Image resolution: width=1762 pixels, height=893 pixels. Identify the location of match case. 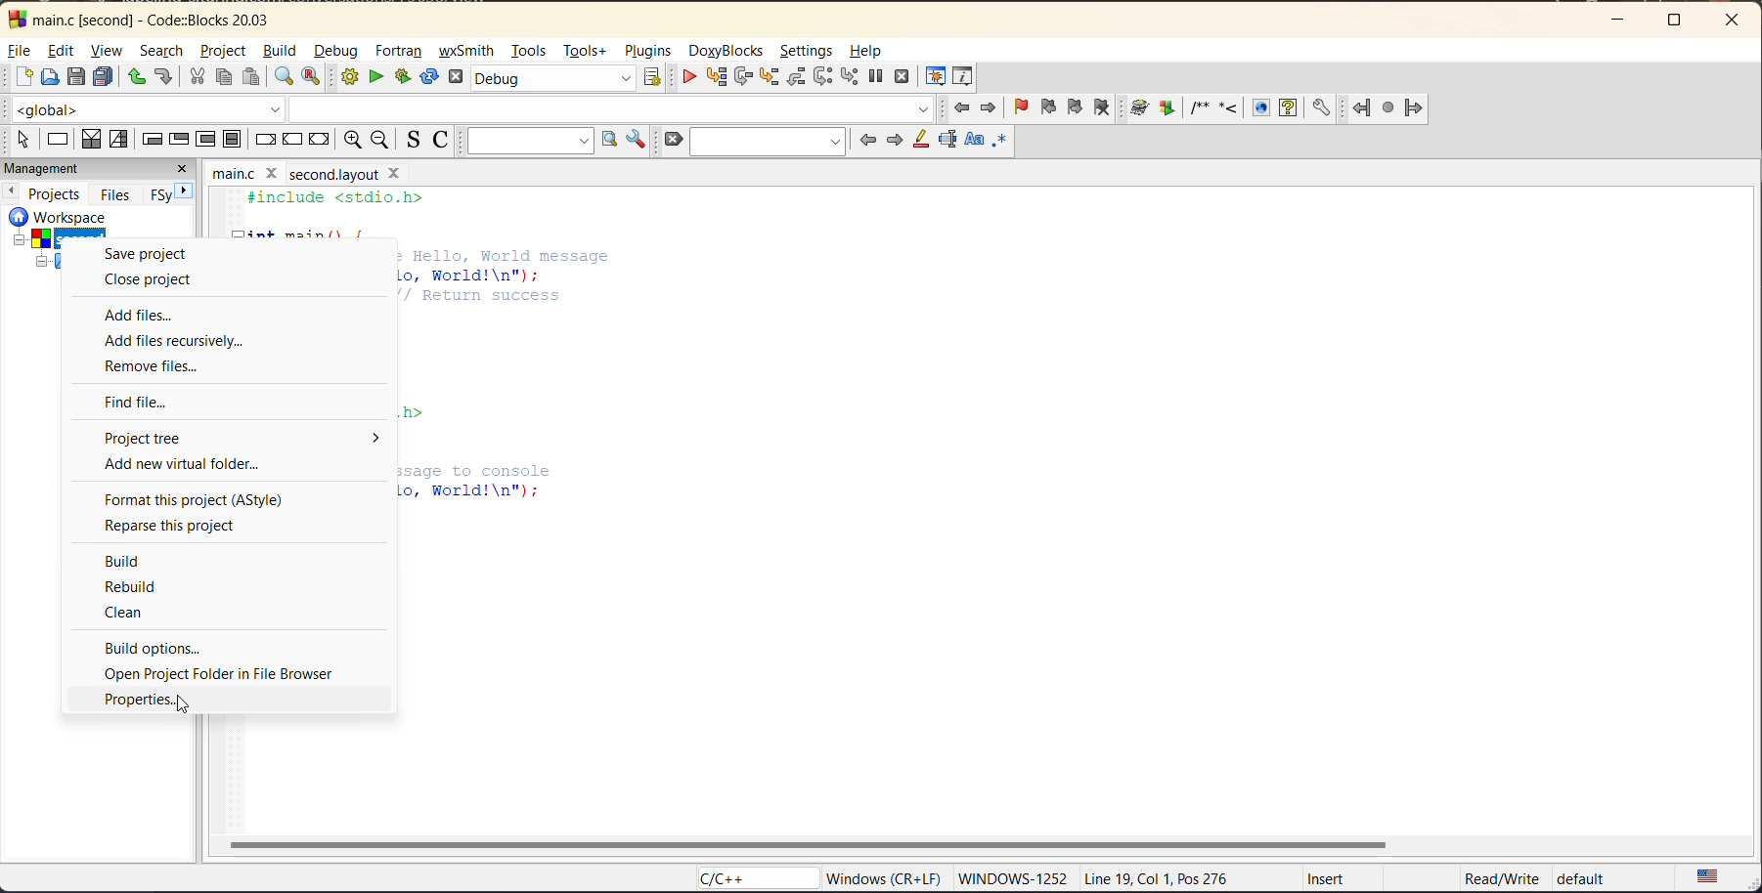
(977, 141).